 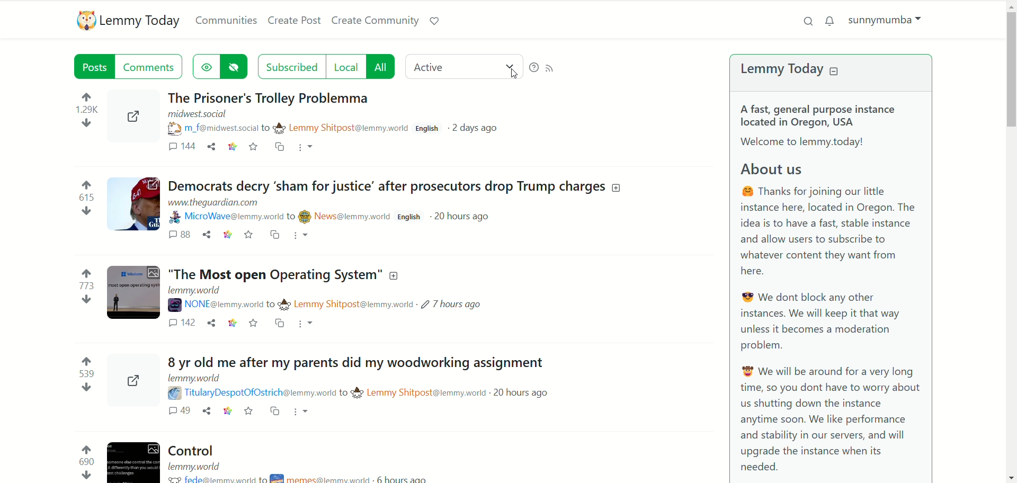 I want to click on comments, so click(x=181, y=324).